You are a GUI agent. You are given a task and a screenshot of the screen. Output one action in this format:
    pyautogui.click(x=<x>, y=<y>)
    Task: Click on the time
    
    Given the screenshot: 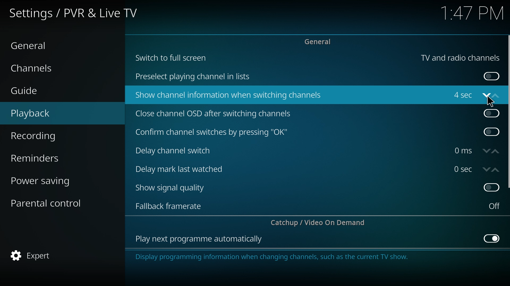 What is the action you would take?
    pyautogui.click(x=463, y=169)
    